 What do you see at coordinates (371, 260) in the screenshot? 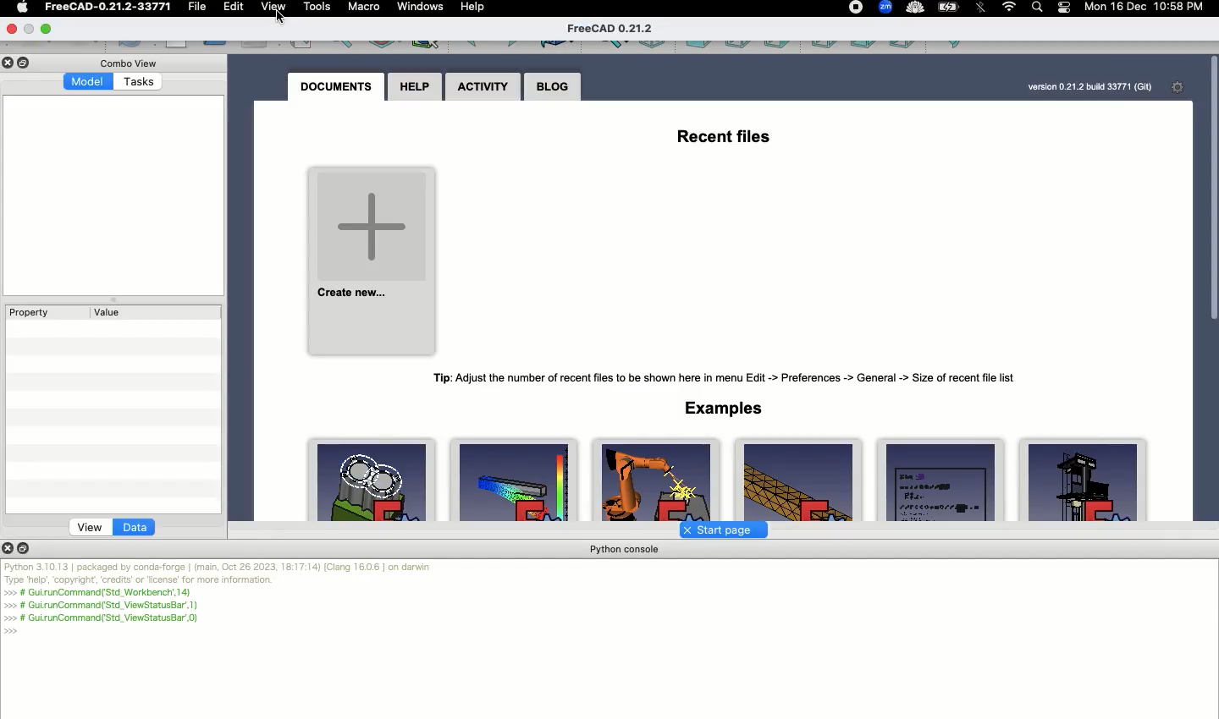
I see `Create new` at bounding box center [371, 260].